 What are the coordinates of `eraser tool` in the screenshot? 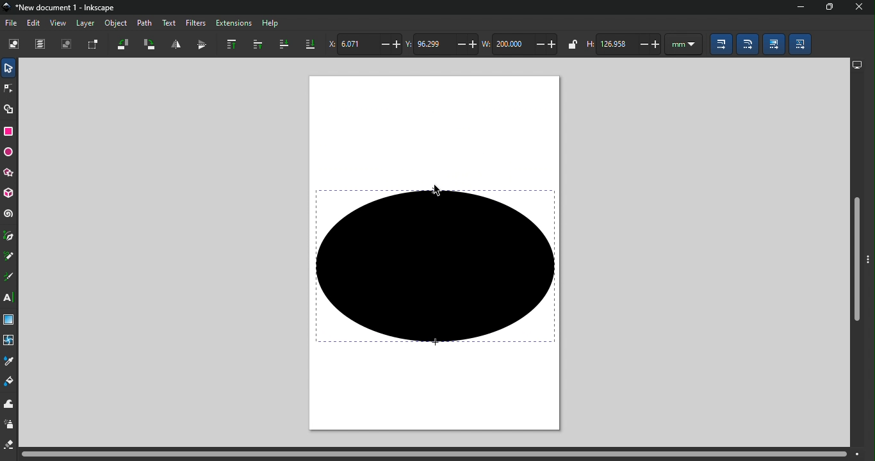 It's located at (10, 446).